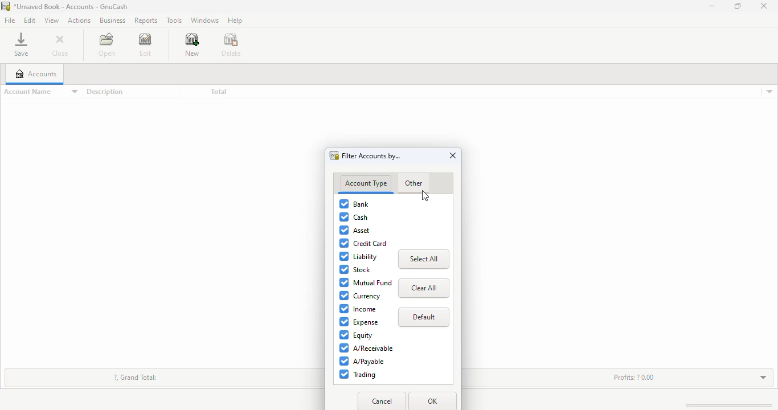 This screenshot has height=410, width=778. I want to click on select all, so click(424, 259).